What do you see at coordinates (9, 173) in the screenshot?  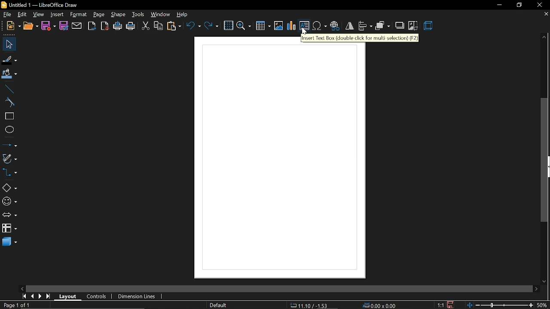 I see `connector` at bounding box center [9, 173].